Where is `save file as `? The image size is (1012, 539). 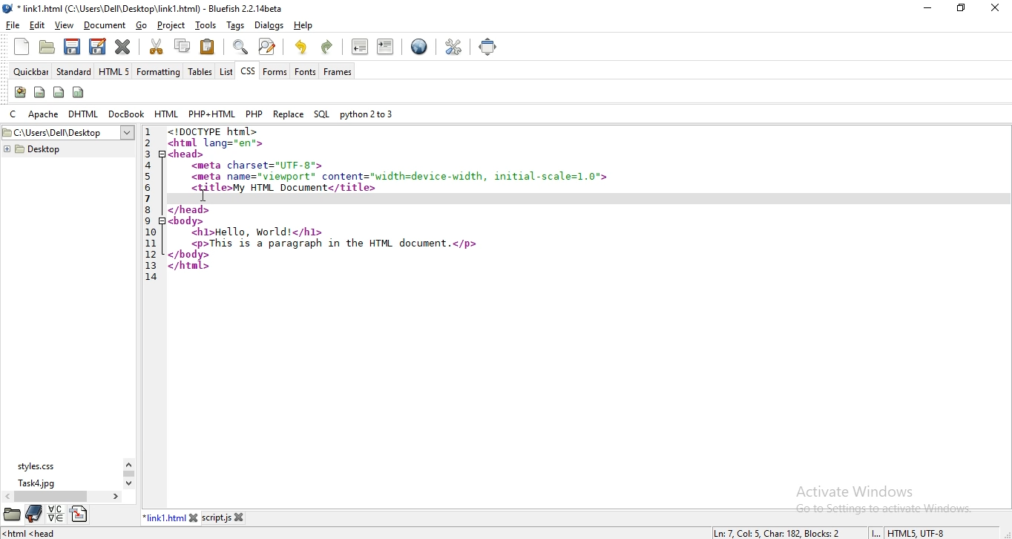
save file as  is located at coordinates (96, 47).